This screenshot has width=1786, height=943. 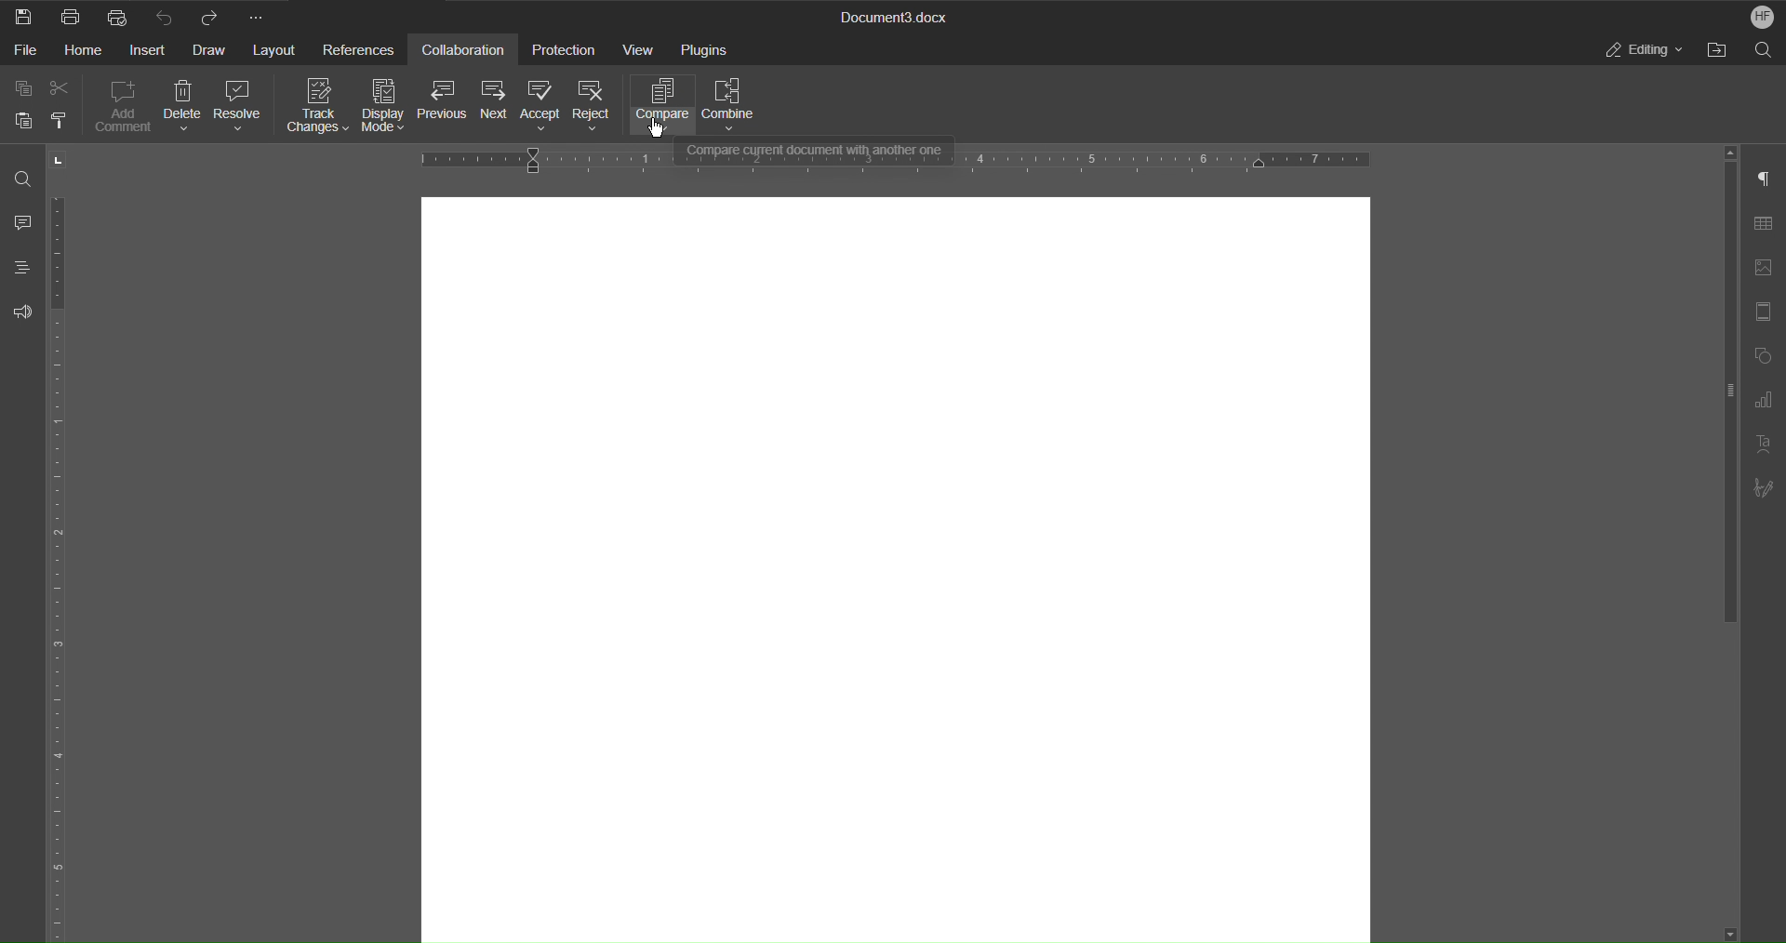 I want to click on Add Comment, so click(x=123, y=104).